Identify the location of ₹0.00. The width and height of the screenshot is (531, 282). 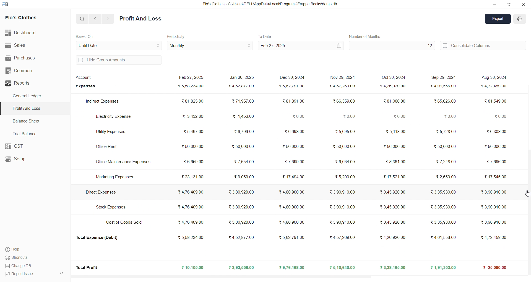
(399, 116).